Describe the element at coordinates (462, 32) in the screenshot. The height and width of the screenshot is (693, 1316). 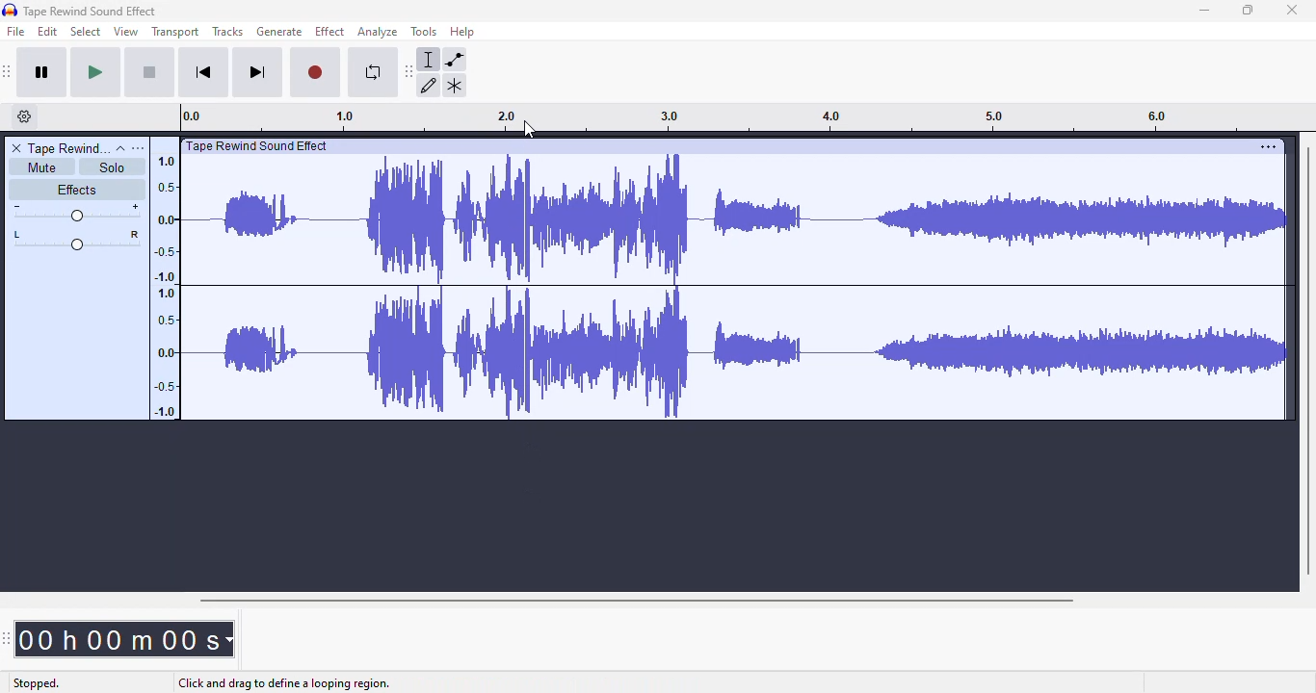
I see `help` at that location.